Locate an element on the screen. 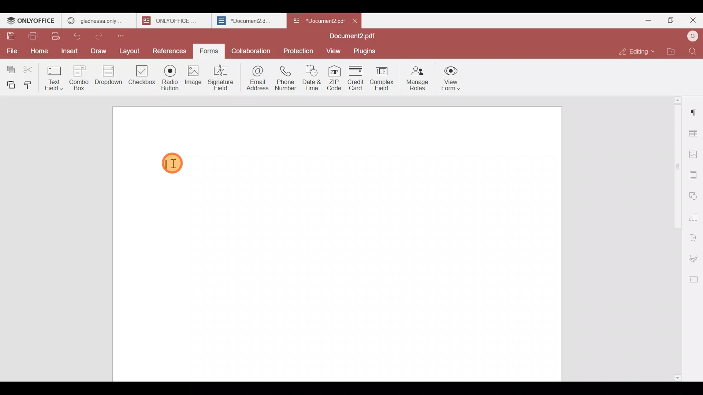 This screenshot has width=703, height=395. Date & time is located at coordinates (311, 78).